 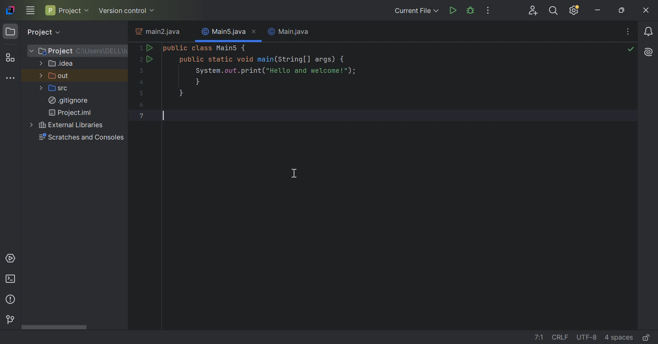 What do you see at coordinates (142, 93) in the screenshot?
I see `5` at bounding box center [142, 93].